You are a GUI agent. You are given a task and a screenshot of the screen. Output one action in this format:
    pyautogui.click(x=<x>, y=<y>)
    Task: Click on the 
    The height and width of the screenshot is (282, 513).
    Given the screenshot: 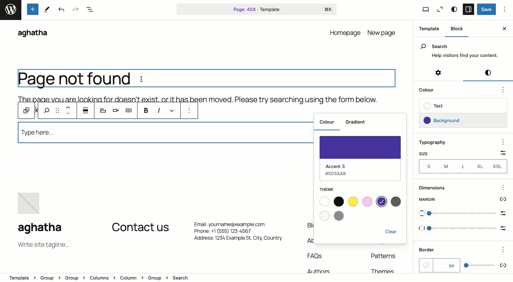 What is the action you would take?
    pyautogui.click(x=505, y=248)
    